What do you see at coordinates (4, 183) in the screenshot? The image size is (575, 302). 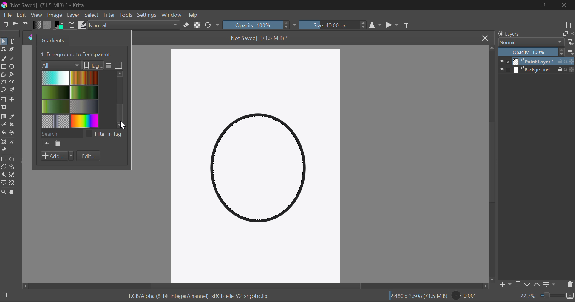 I see `Bezier Curve Selection` at bounding box center [4, 183].